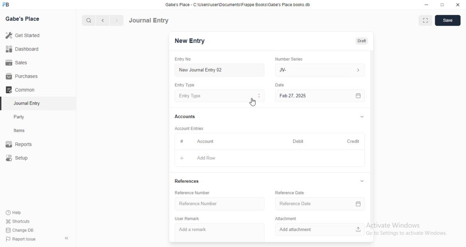  What do you see at coordinates (289, 193) in the screenshot?
I see `‘Reference Date` at bounding box center [289, 193].